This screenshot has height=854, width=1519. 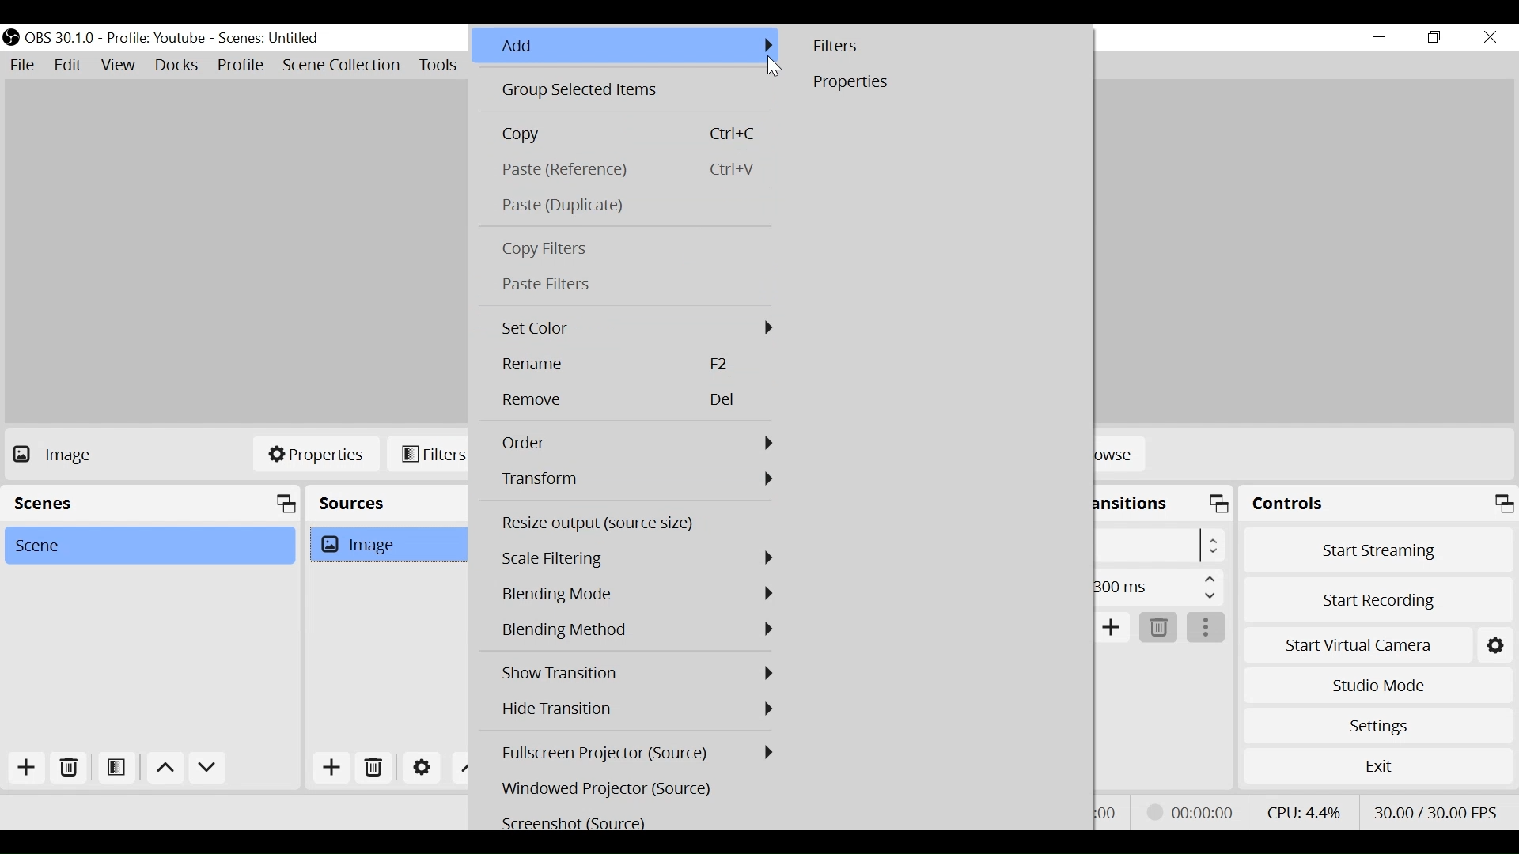 What do you see at coordinates (638, 328) in the screenshot?
I see `Set Color` at bounding box center [638, 328].